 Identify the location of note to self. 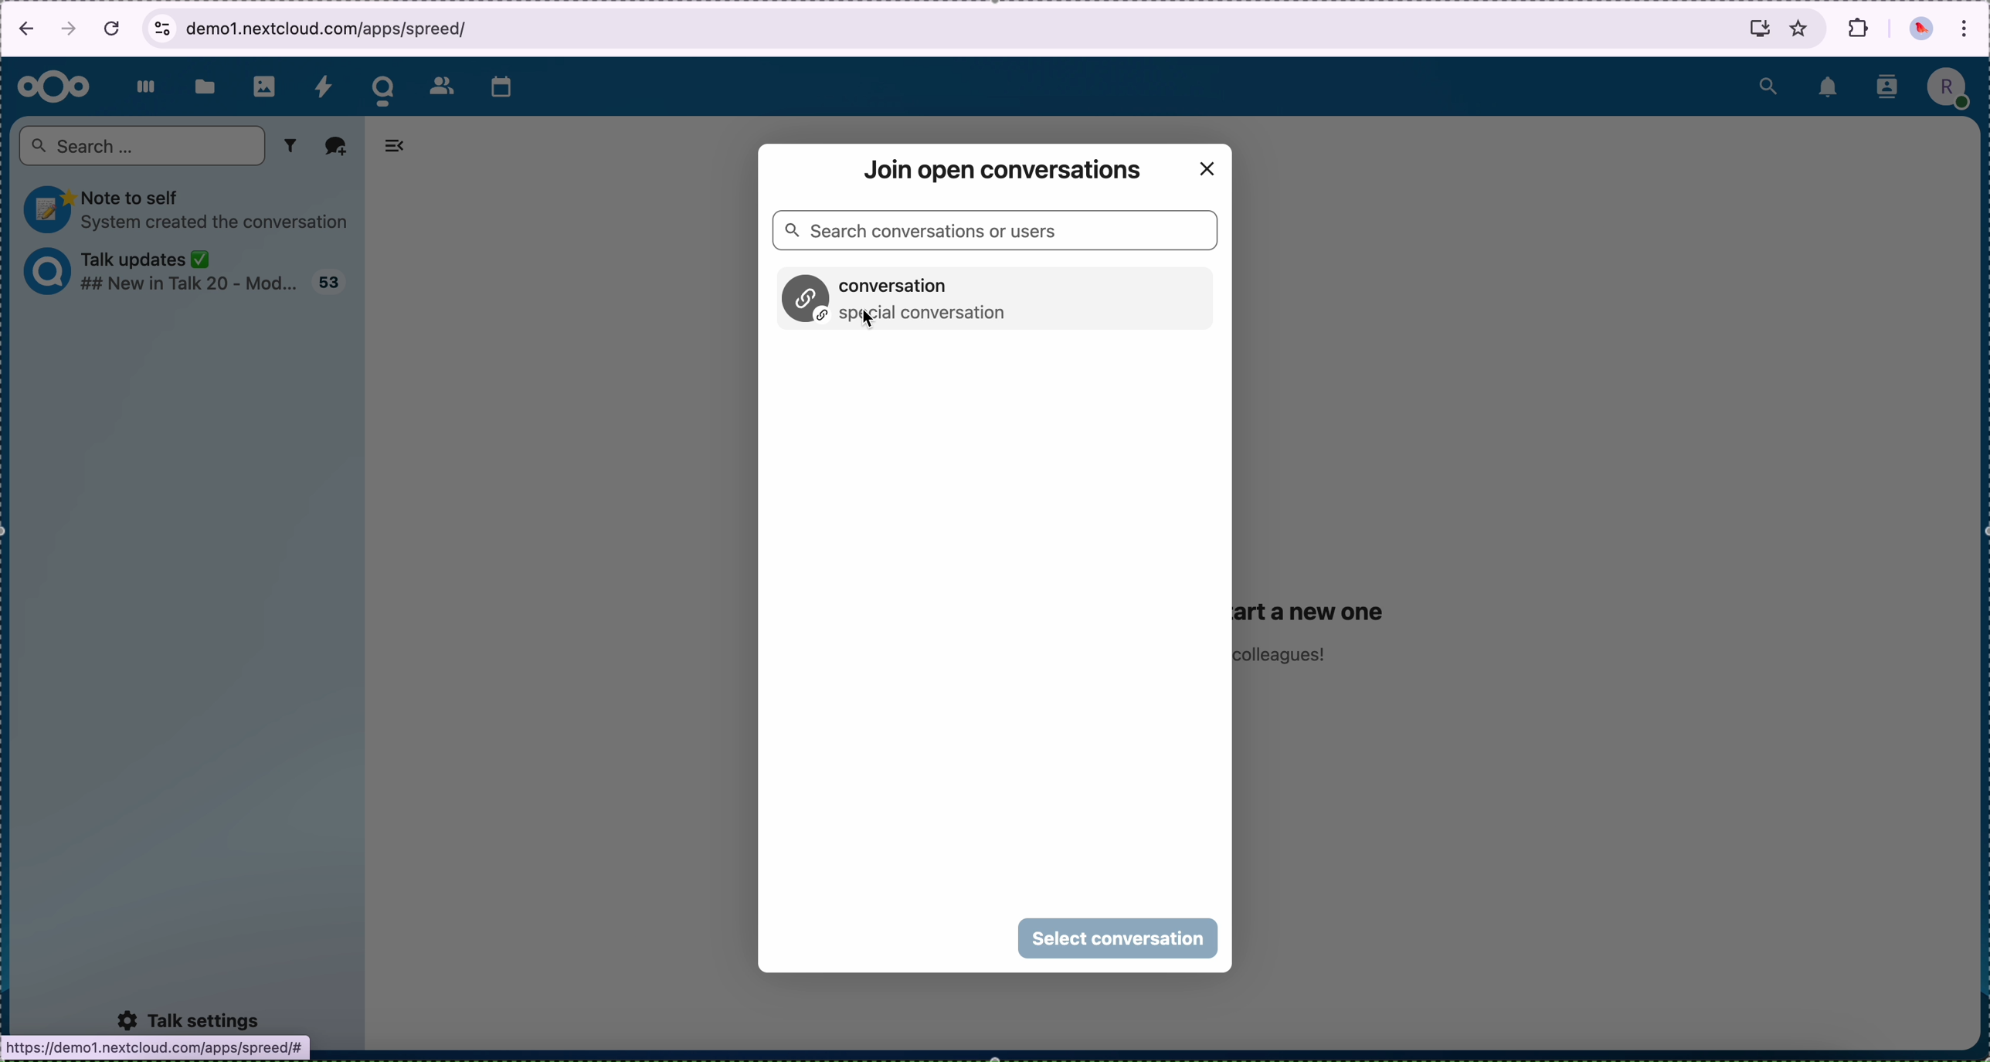
(190, 210).